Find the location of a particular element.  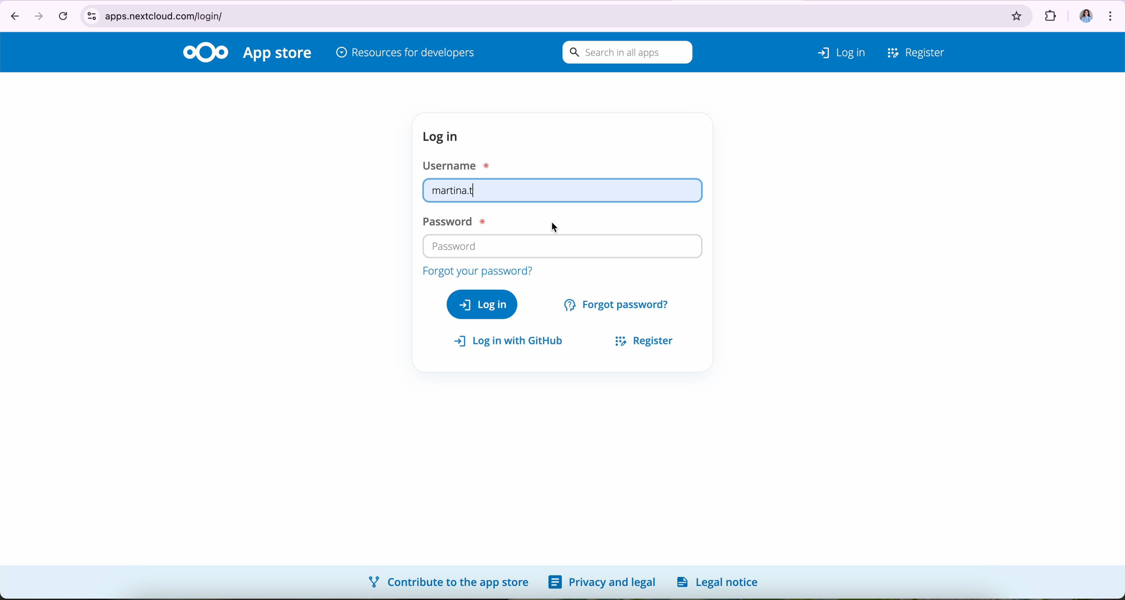

search in all apps is located at coordinates (625, 53).